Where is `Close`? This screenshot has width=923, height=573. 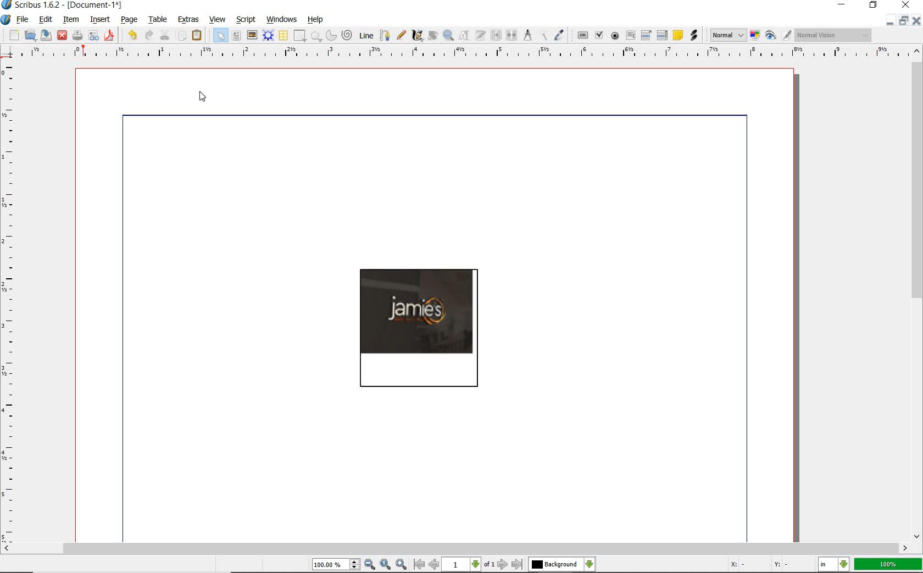
Close is located at coordinates (918, 20).